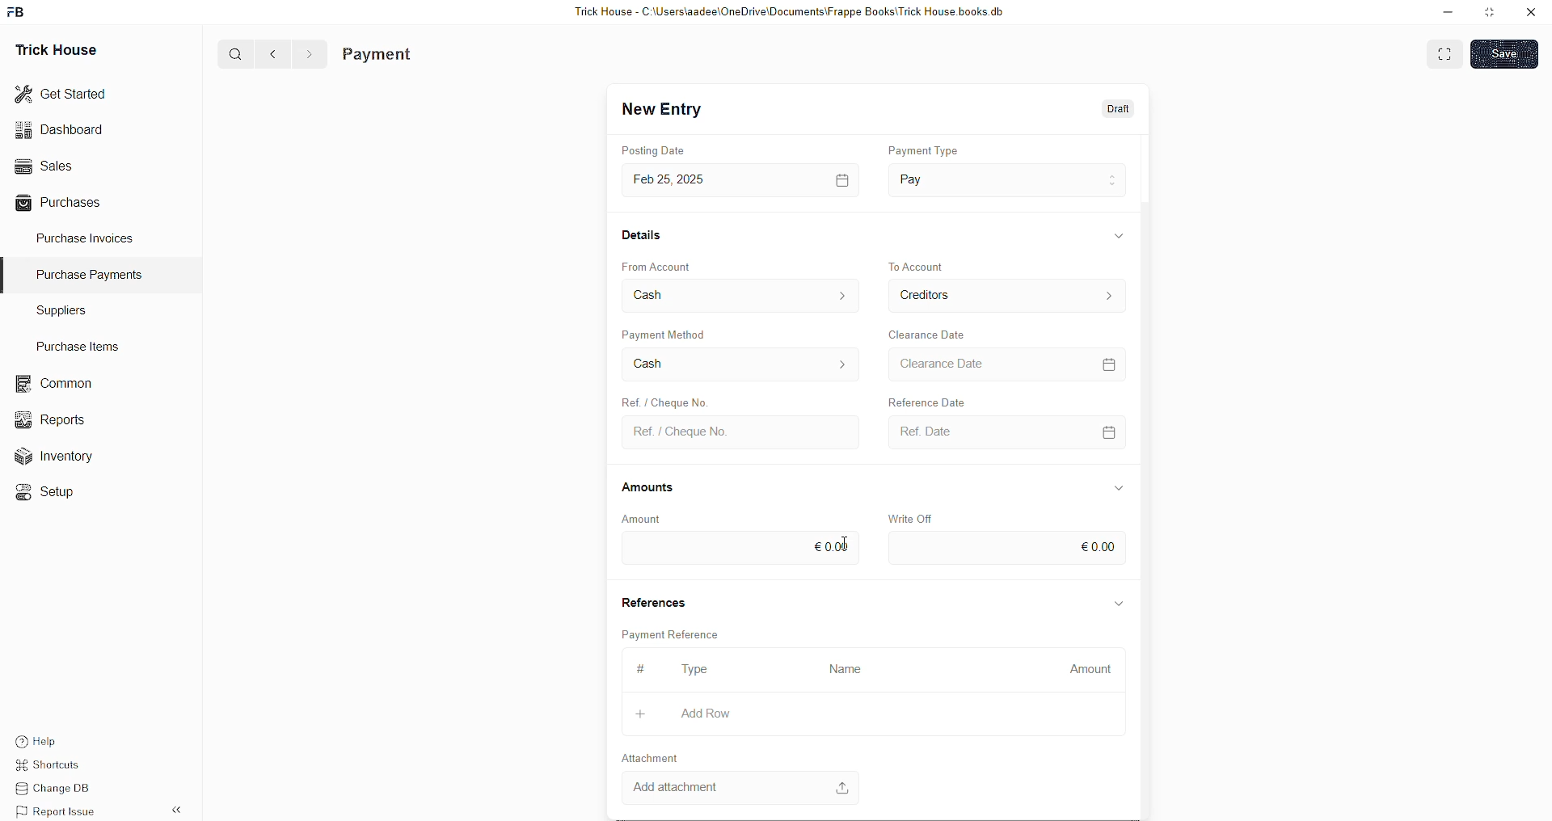  What do you see at coordinates (940, 335) in the screenshot?
I see `Clearance Date` at bounding box center [940, 335].